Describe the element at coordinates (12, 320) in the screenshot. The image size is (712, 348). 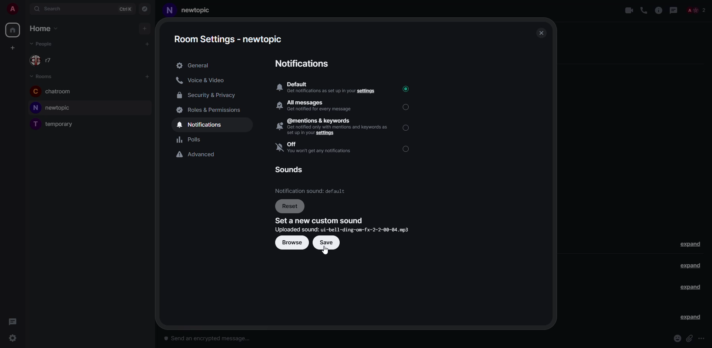
I see `threads` at that location.